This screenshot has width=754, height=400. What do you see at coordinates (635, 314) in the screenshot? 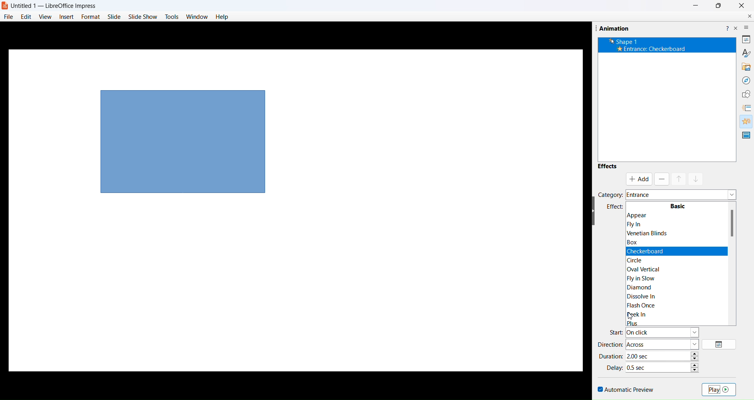
I see `peek in` at bounding box center [635, 314].